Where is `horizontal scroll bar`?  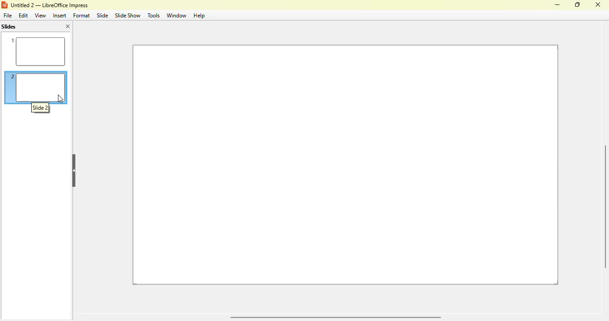
horizontal scroll bar is located at coordinates (334, 317).